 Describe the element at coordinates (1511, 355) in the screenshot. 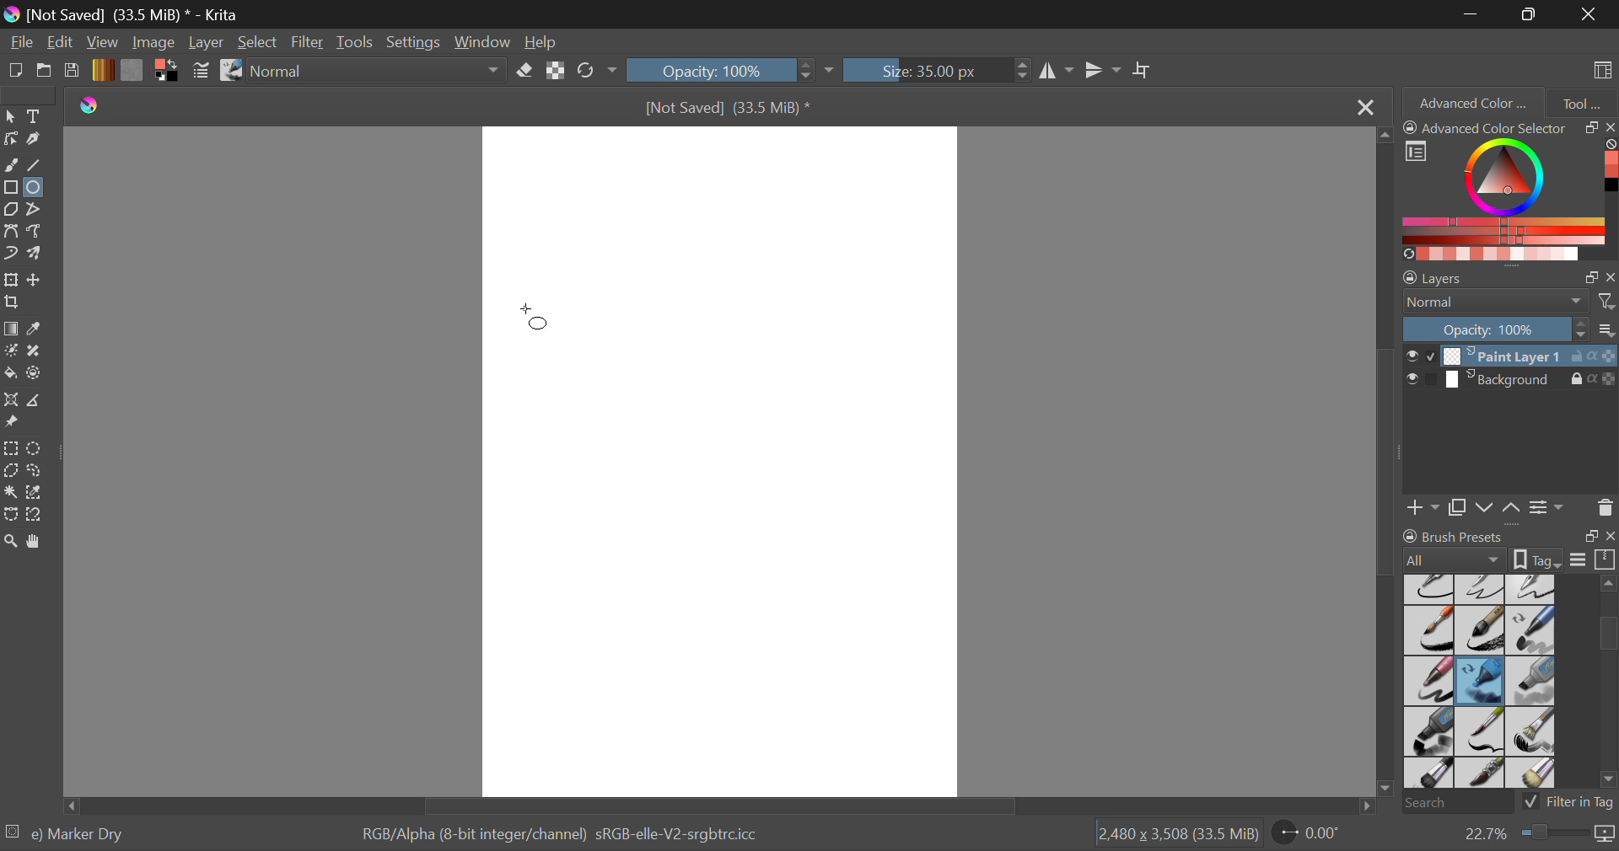

I see `Paint Layer 1` at that location.